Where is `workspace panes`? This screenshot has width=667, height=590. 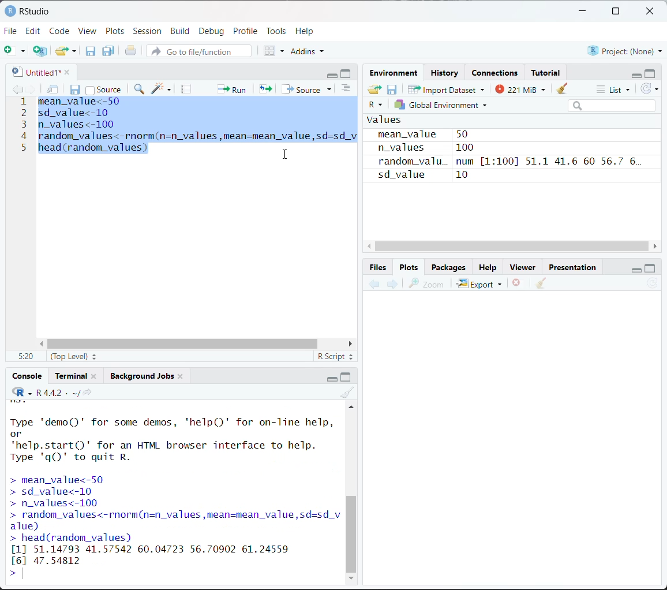
workspace panes is located at coordinates (275, 50).